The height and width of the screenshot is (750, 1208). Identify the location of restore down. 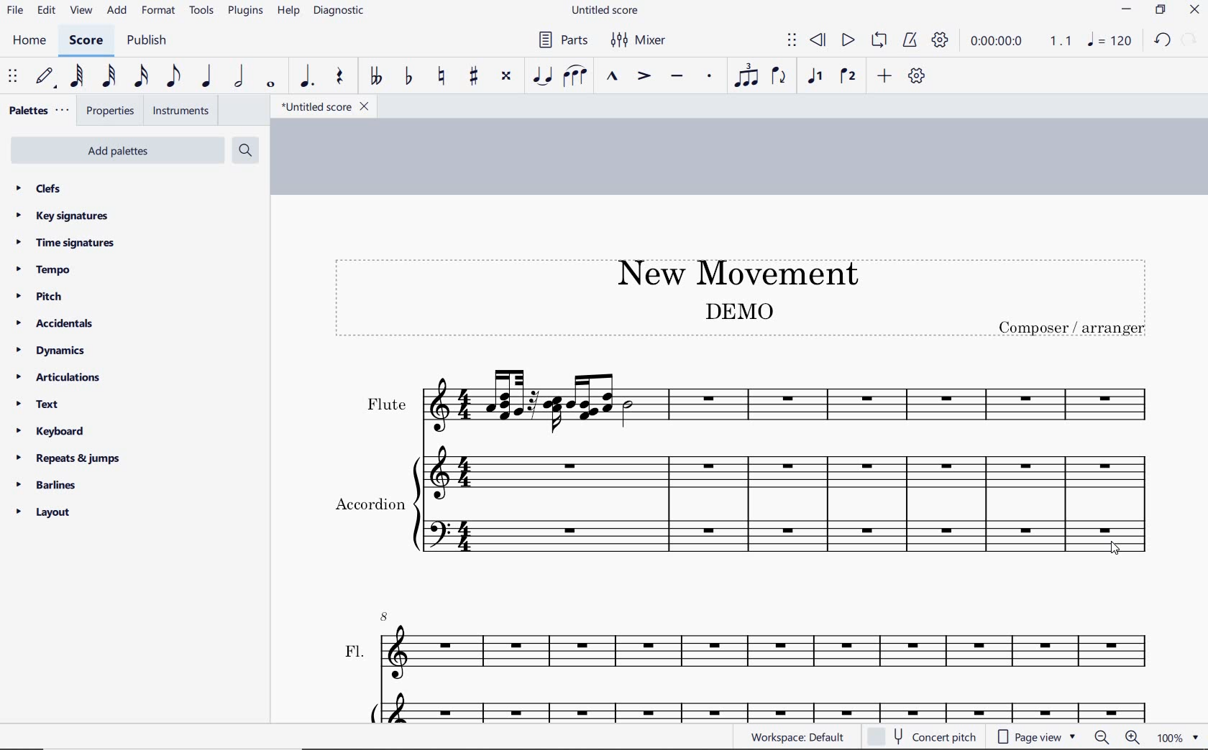
(1161, 11).